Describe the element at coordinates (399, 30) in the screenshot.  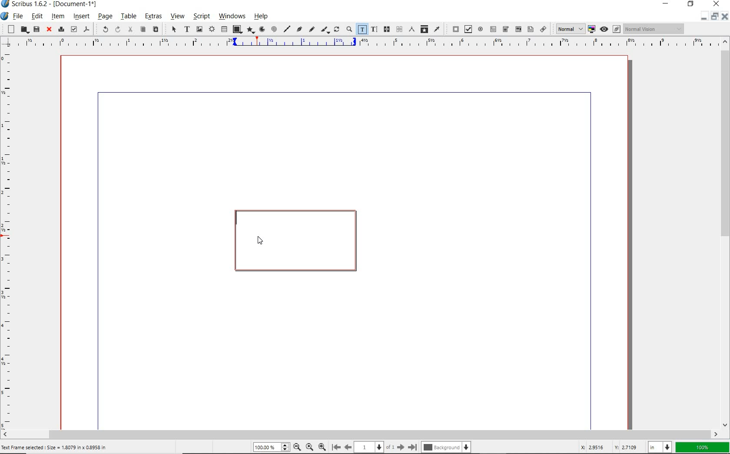
I see `unlink text frames` at that location.